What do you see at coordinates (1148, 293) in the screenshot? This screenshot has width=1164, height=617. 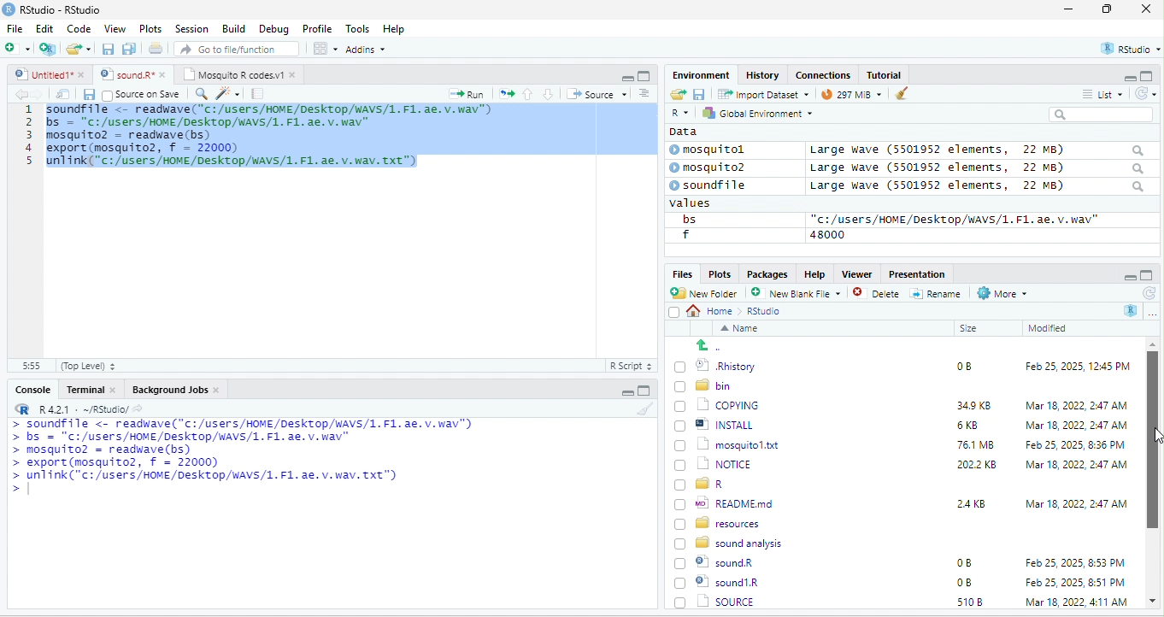 I see `refresh` at bounding box center [1148, 293].